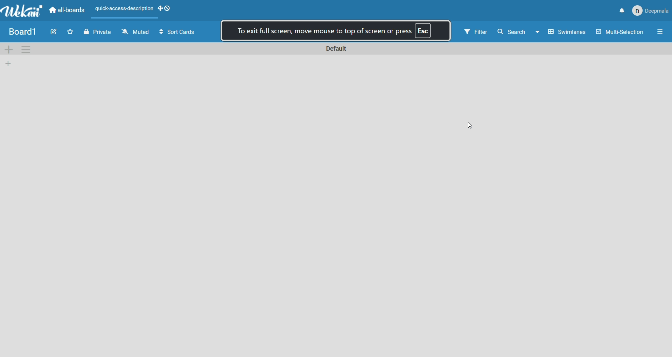  I want to click on show-desktop-drag-handles, so click(169, 9).